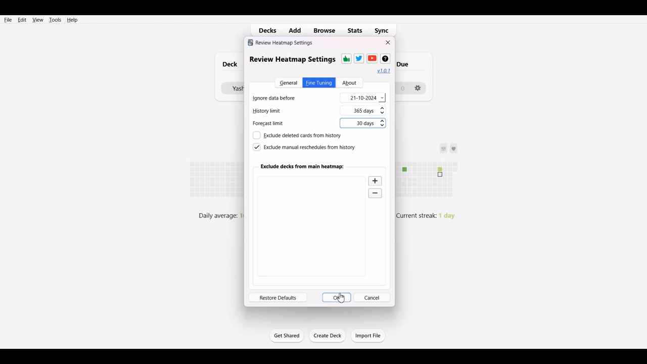  What do you see at coordinates (55, 20) in the screenshot?
I see `Tools` at bounding box center [55, 20].